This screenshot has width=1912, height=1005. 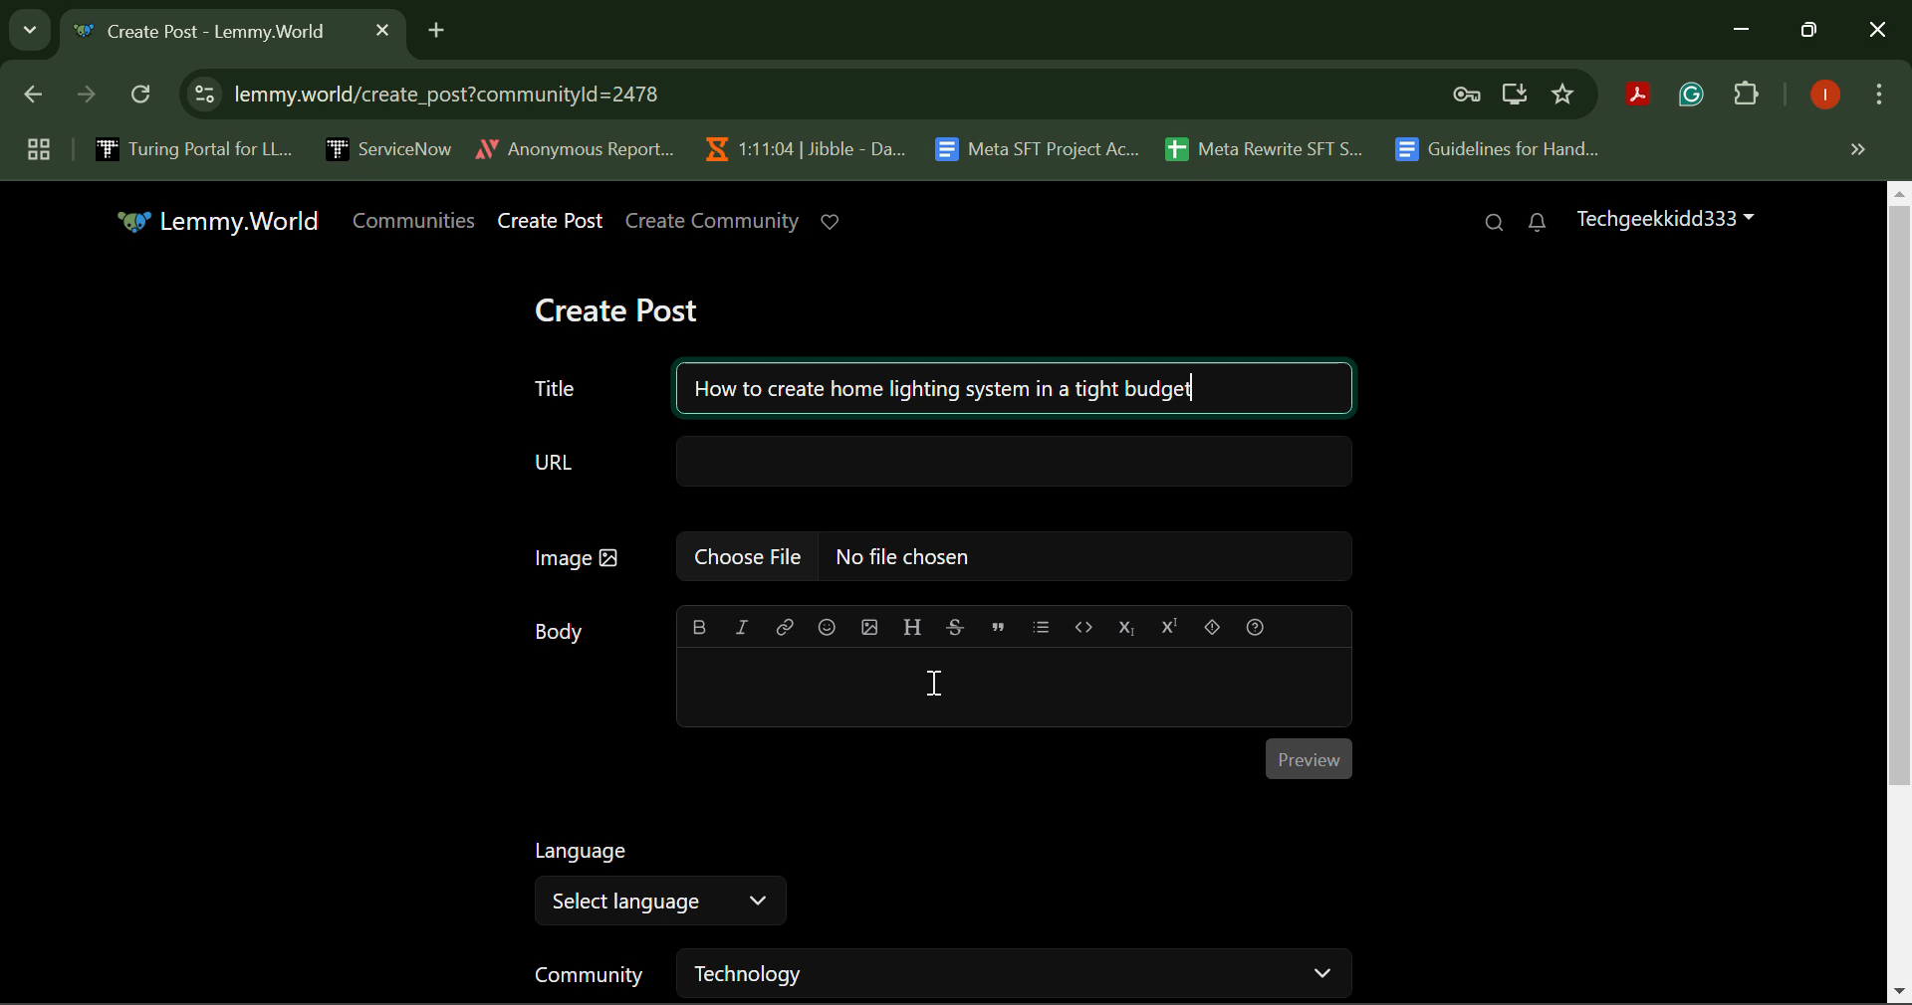 I want to click on Previous Page, so click(x=37, y=99).